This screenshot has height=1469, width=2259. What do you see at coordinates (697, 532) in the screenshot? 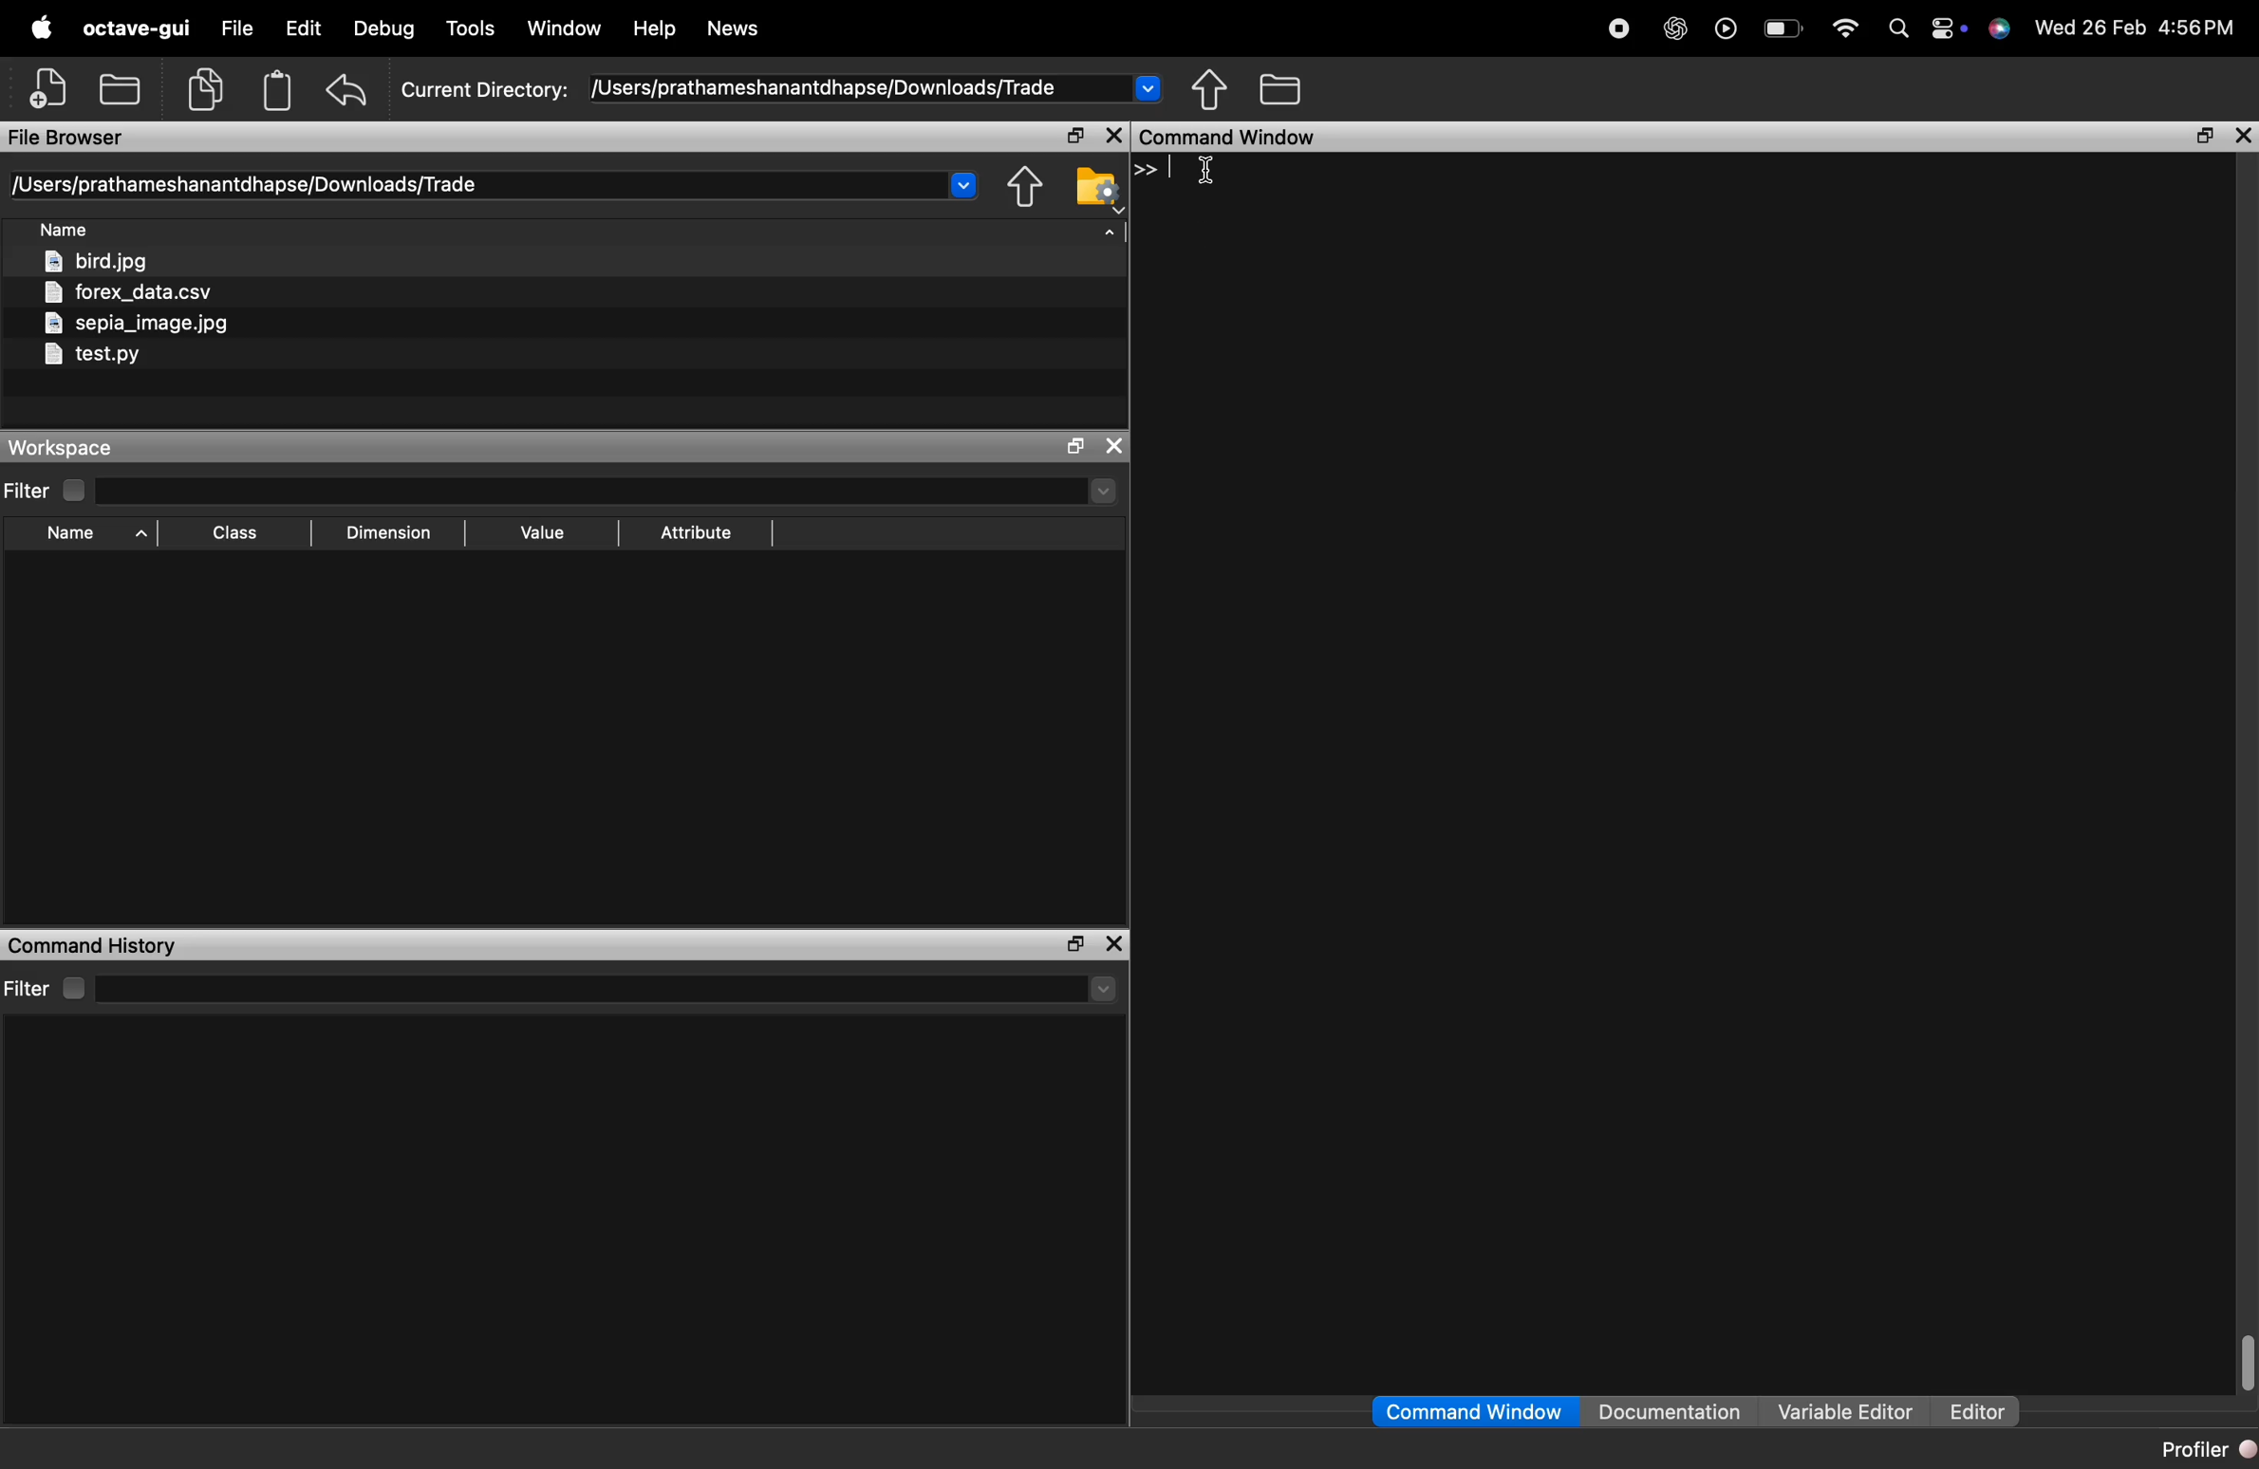
I see `Attribute` at bounding box center [697, 532].